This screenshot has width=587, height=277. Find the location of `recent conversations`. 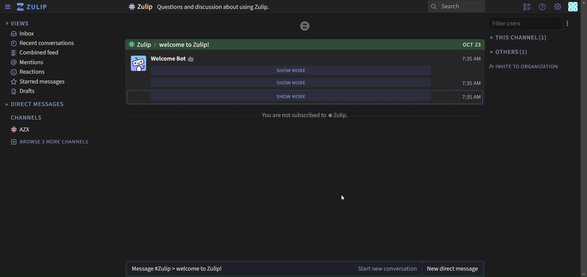

recent conversations is located at coordinates (44, 44).